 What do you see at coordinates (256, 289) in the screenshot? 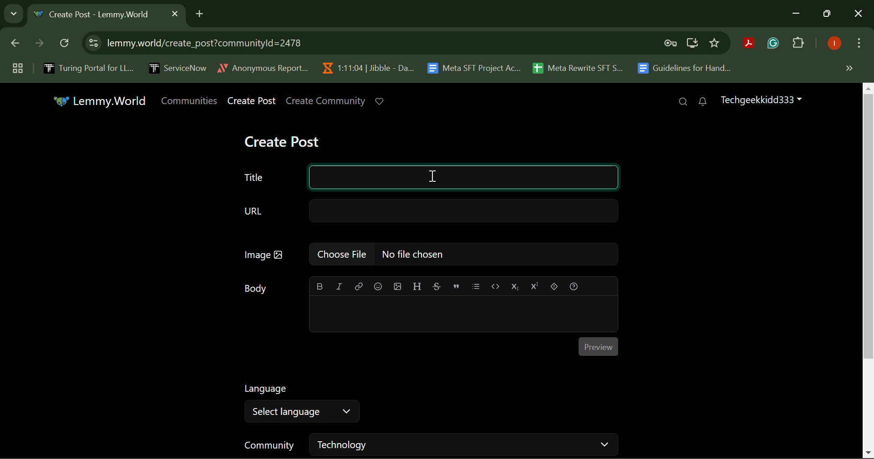
I see `Body` at bounding box center [256, 289].